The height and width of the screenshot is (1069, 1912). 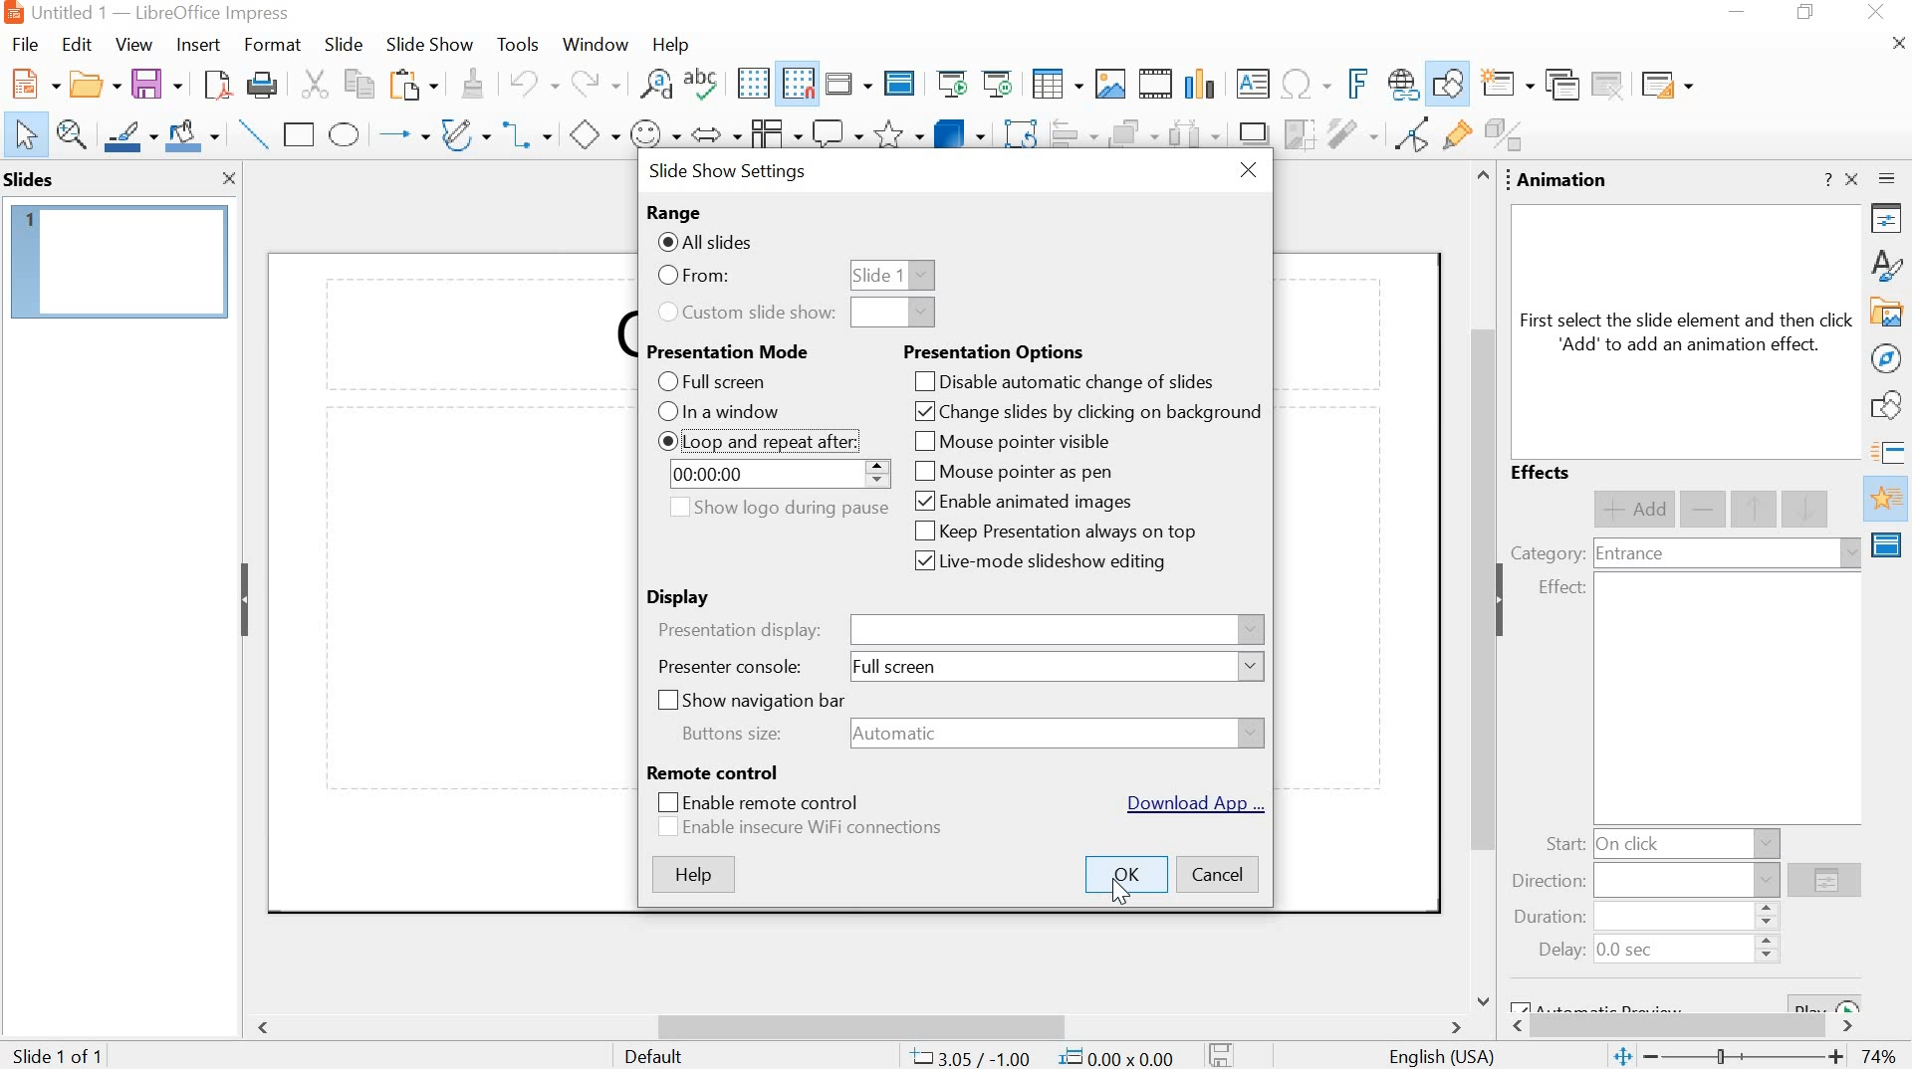 I want to click on show draw functions, so click(x=1449, y=84).